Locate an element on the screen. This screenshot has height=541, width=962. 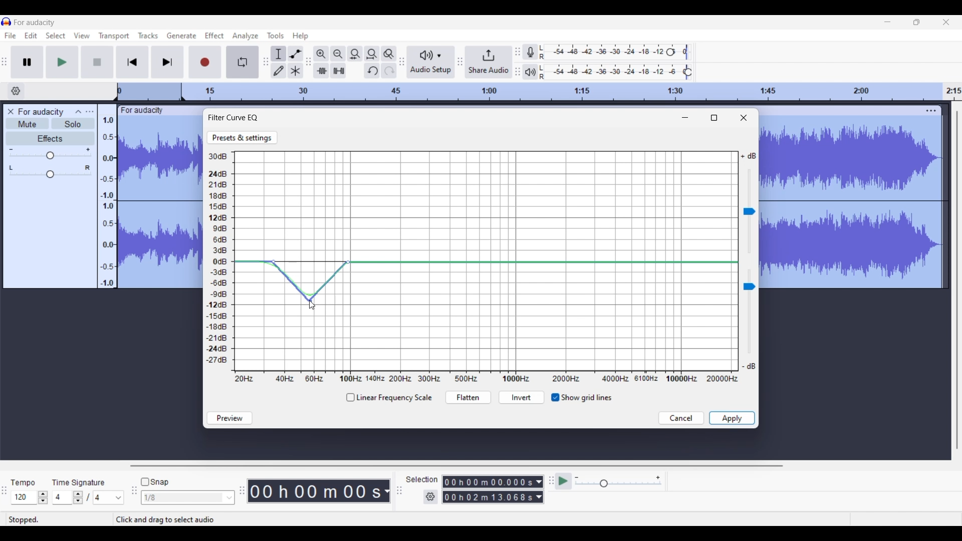
Draw tool is located at coordinates (279, 71).